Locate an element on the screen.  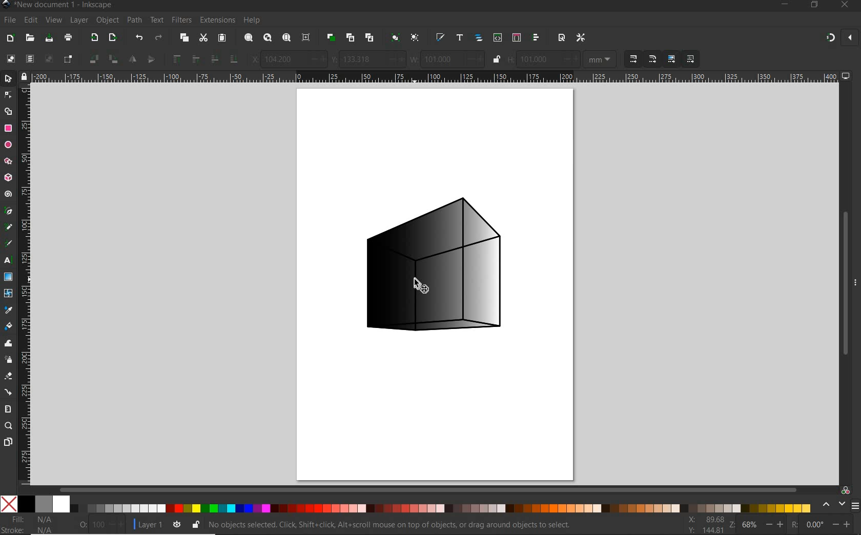
OPEN XML EDITOR is located at coordinates (499, 37).